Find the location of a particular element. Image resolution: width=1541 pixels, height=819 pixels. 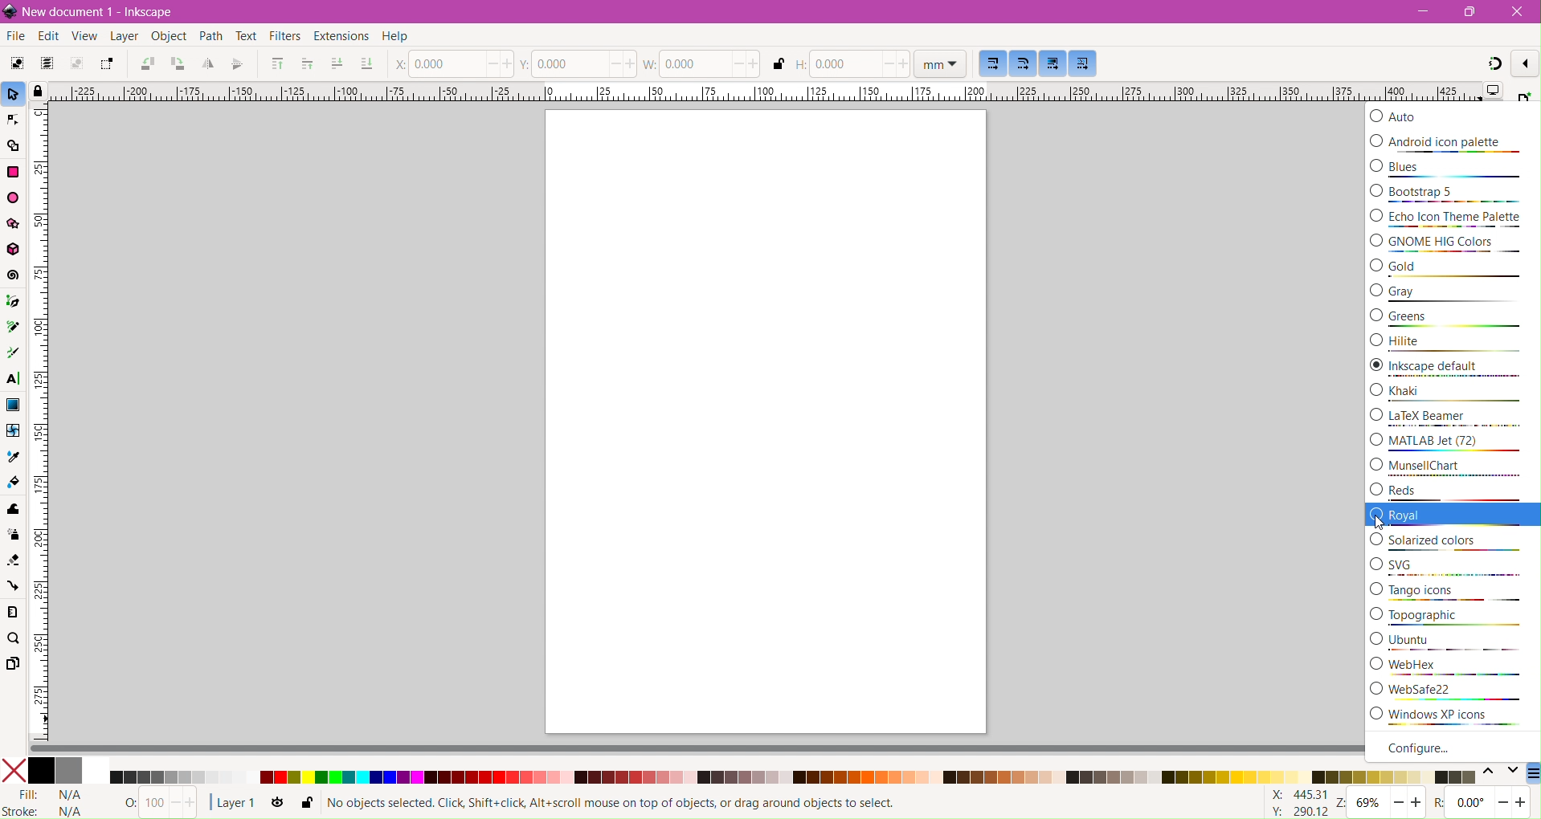

Blues is located at coordinates (1452, 169).